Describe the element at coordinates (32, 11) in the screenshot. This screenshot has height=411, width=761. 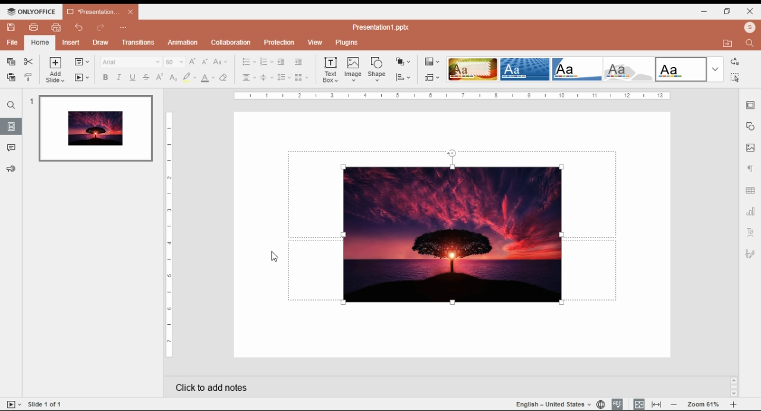
I see `icon` at that location.